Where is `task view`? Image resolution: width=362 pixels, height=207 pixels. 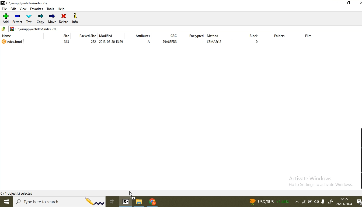
task view is located at coordinates (113, 201).